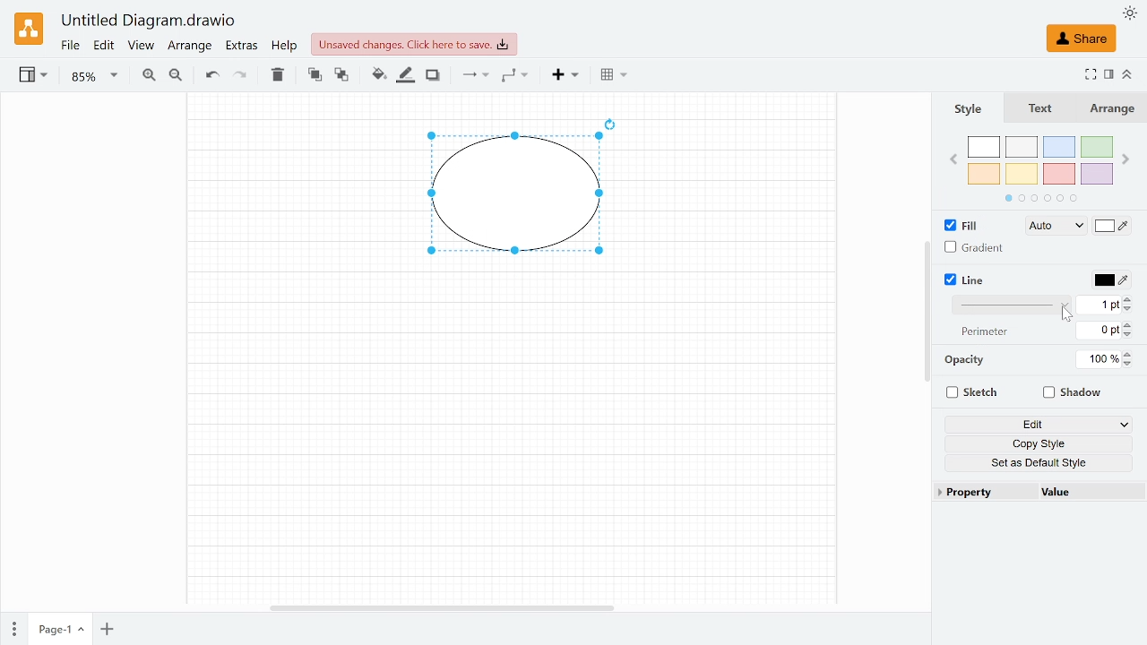  I want to click on Current line width, so click(1097, 306).